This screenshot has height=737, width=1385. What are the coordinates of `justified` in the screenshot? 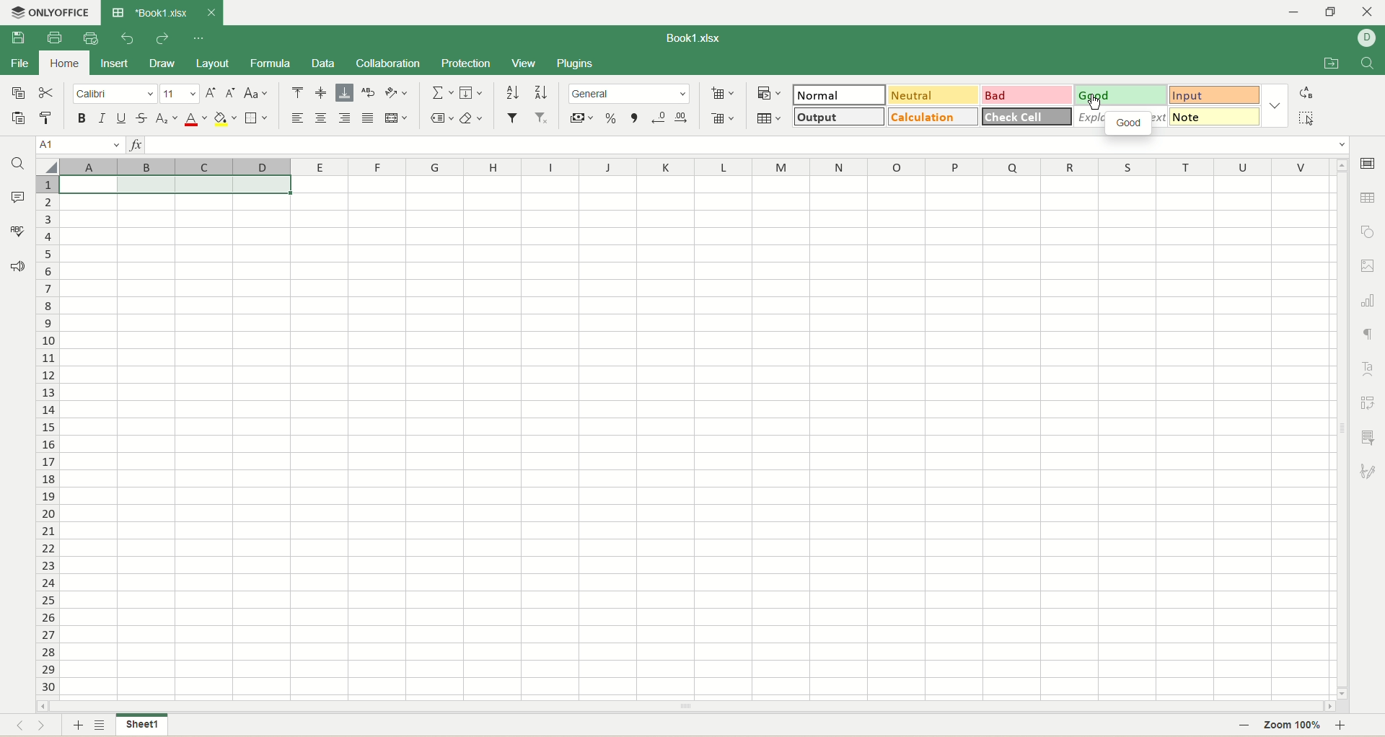 It's located at (369, 119).